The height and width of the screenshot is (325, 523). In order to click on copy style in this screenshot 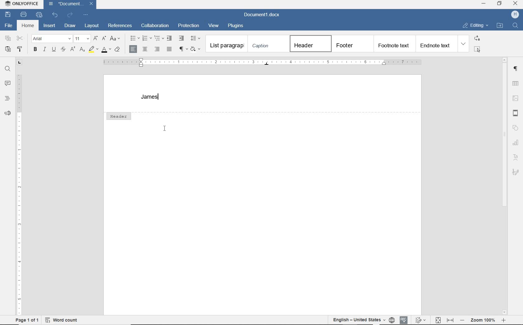, I will do `click(21, 49)`.